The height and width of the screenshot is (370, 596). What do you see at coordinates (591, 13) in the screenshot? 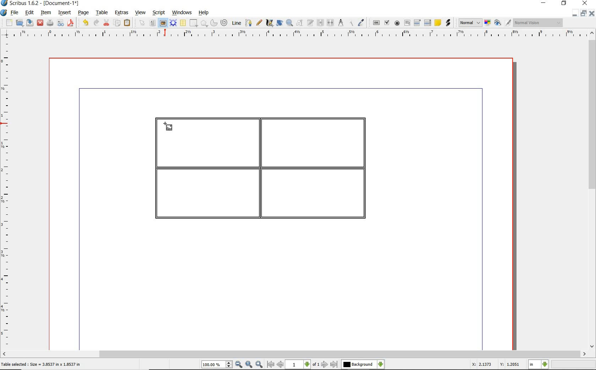
I see `close` at bounding box center [591, 13].